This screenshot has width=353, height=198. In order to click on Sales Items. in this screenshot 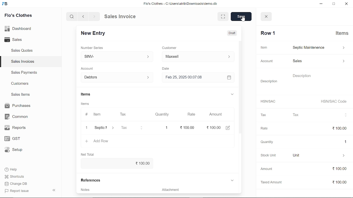, I will do `click(21, 95)`.